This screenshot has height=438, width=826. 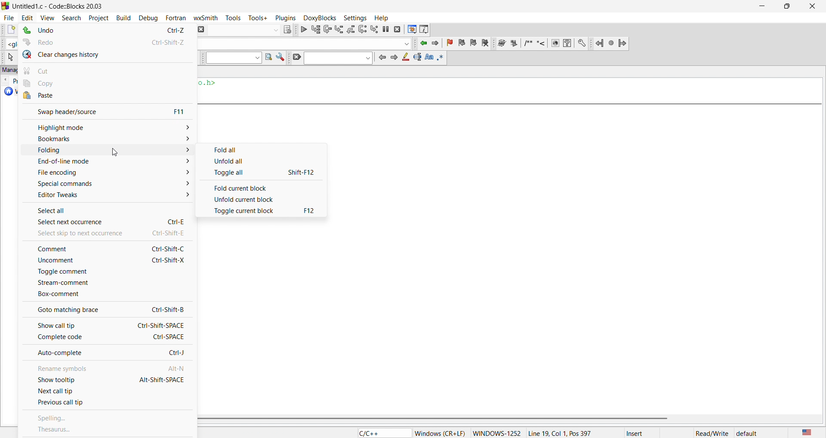 What do you see at coordinates (5, 5) in the screenshot?
I see `Code:Blocks` at bounding box center [5, 5].